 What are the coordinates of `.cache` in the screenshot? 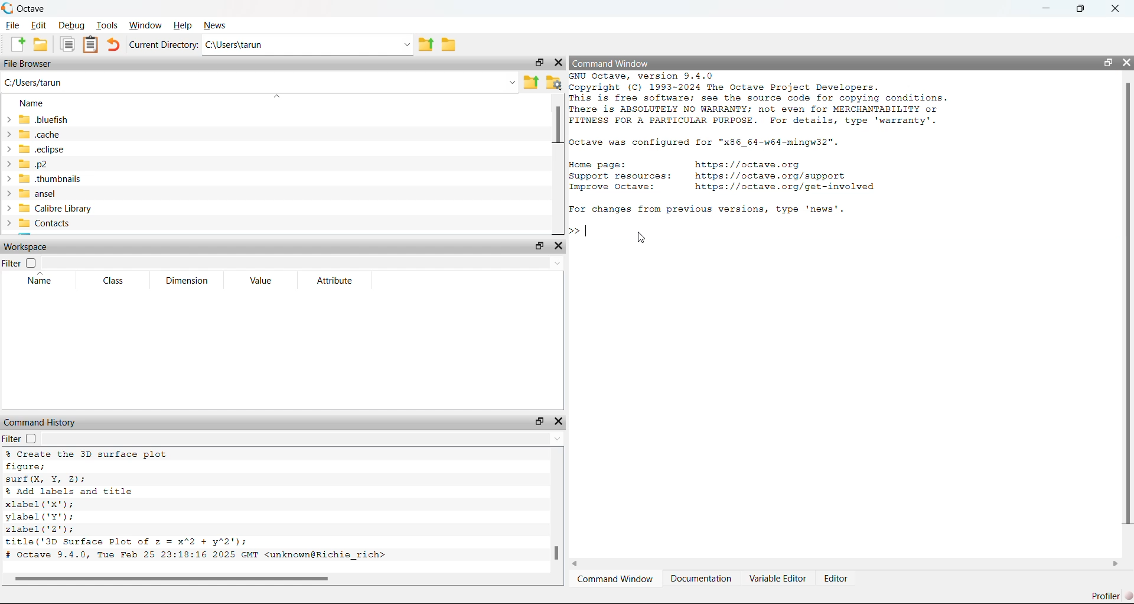 It's located at (33, 135).